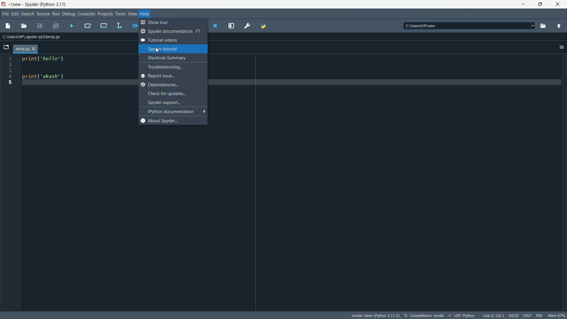 The width and height of the screenshot is (567, 319). What do you see at coordinates (513, 315) in the screenshot?
I see `ASCII` at bounding box center [513, 315].